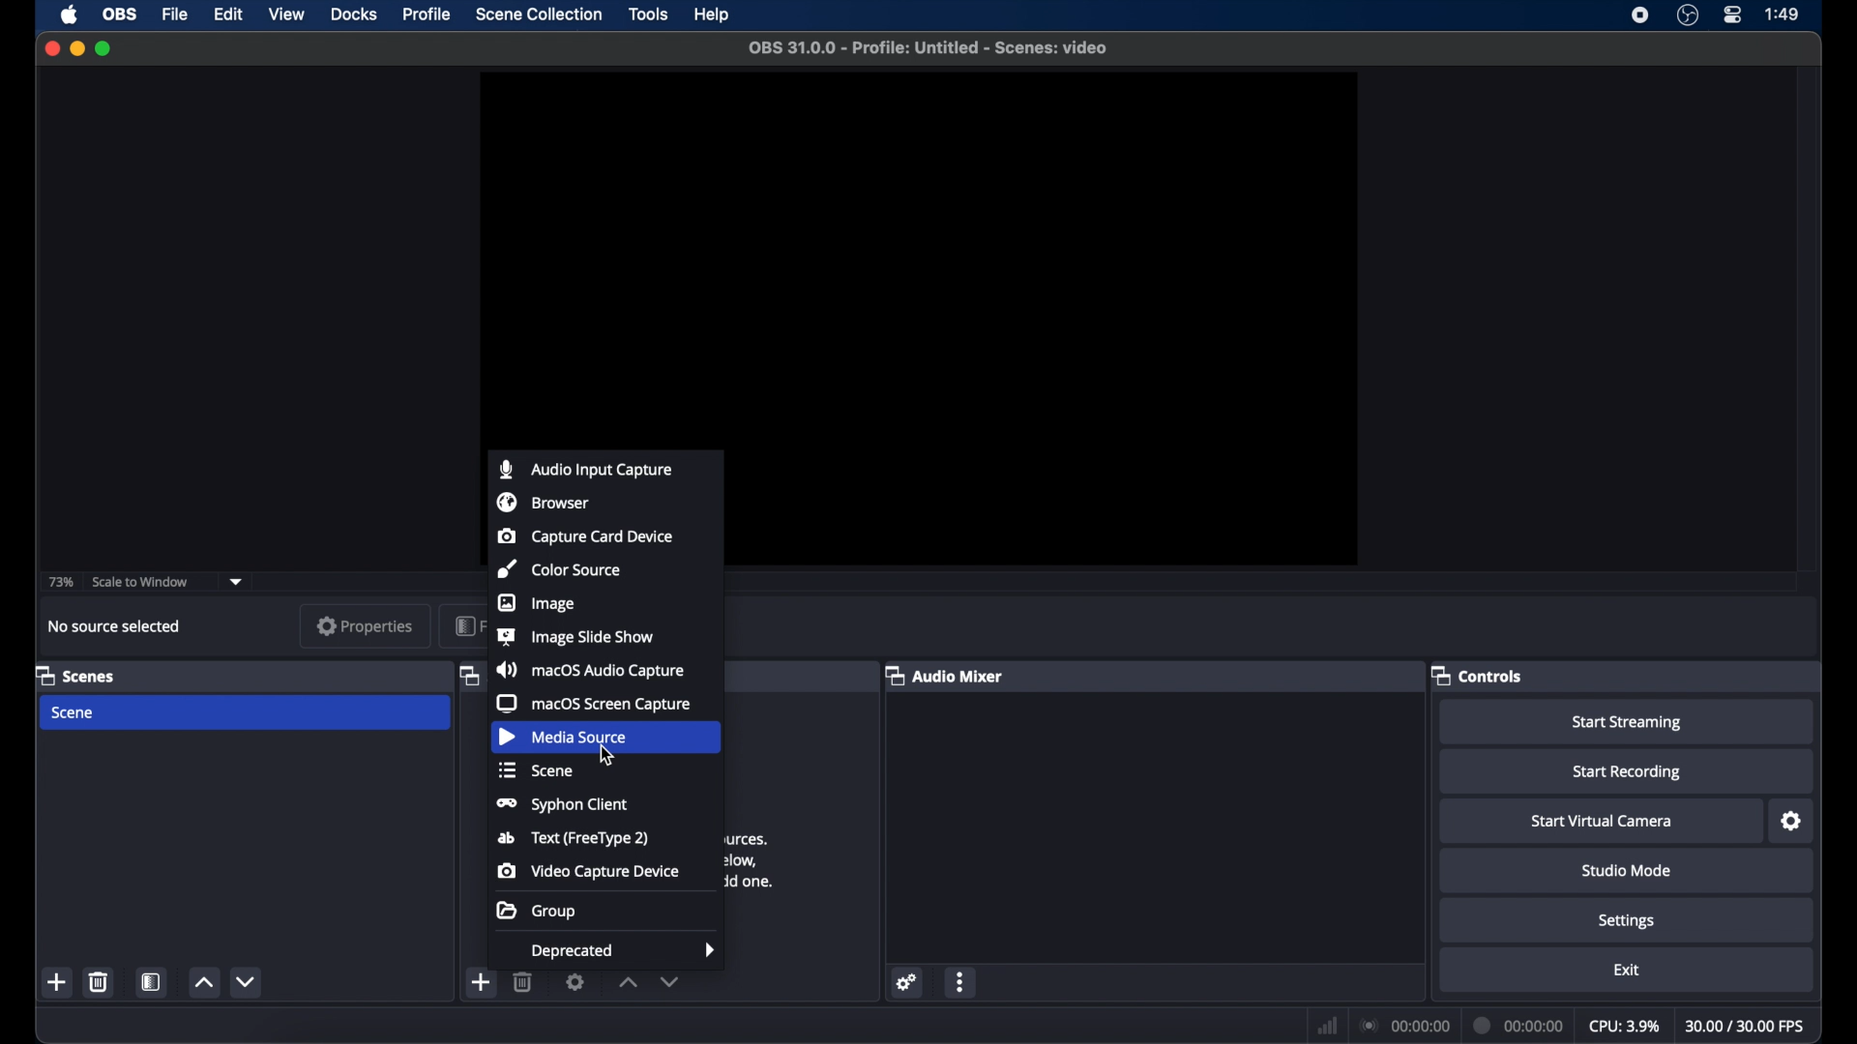  What do you see at coordinates (1627, 970) in the screenshot?
I see `exit` at bounding box center [1627, 970].